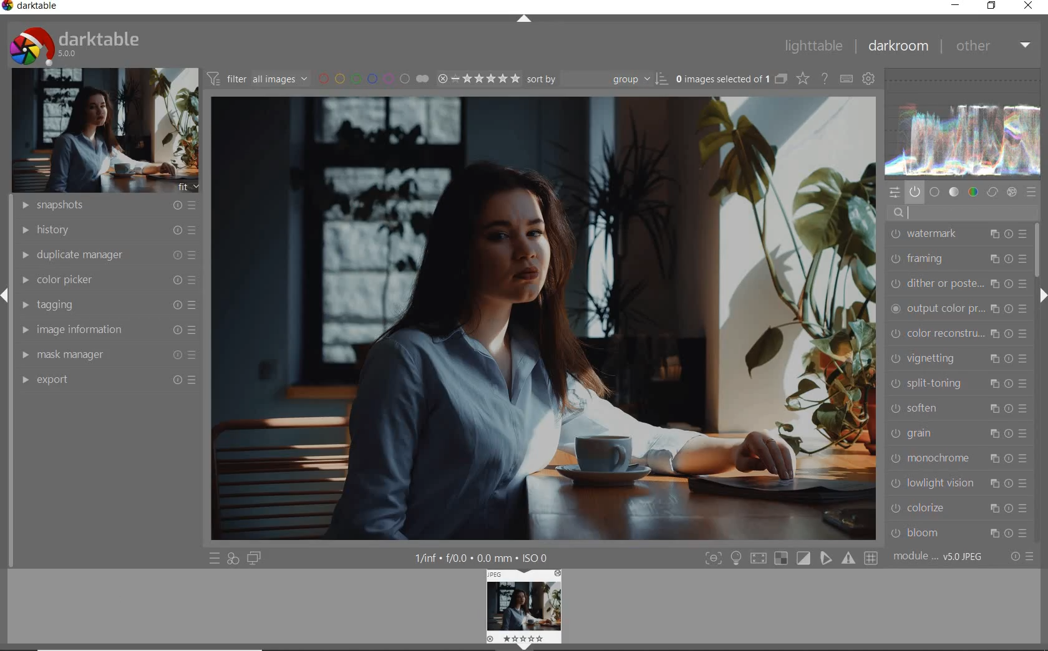  Describe the element at coordinates (956, 508) in the screenshot. I see `colorize` at that location.